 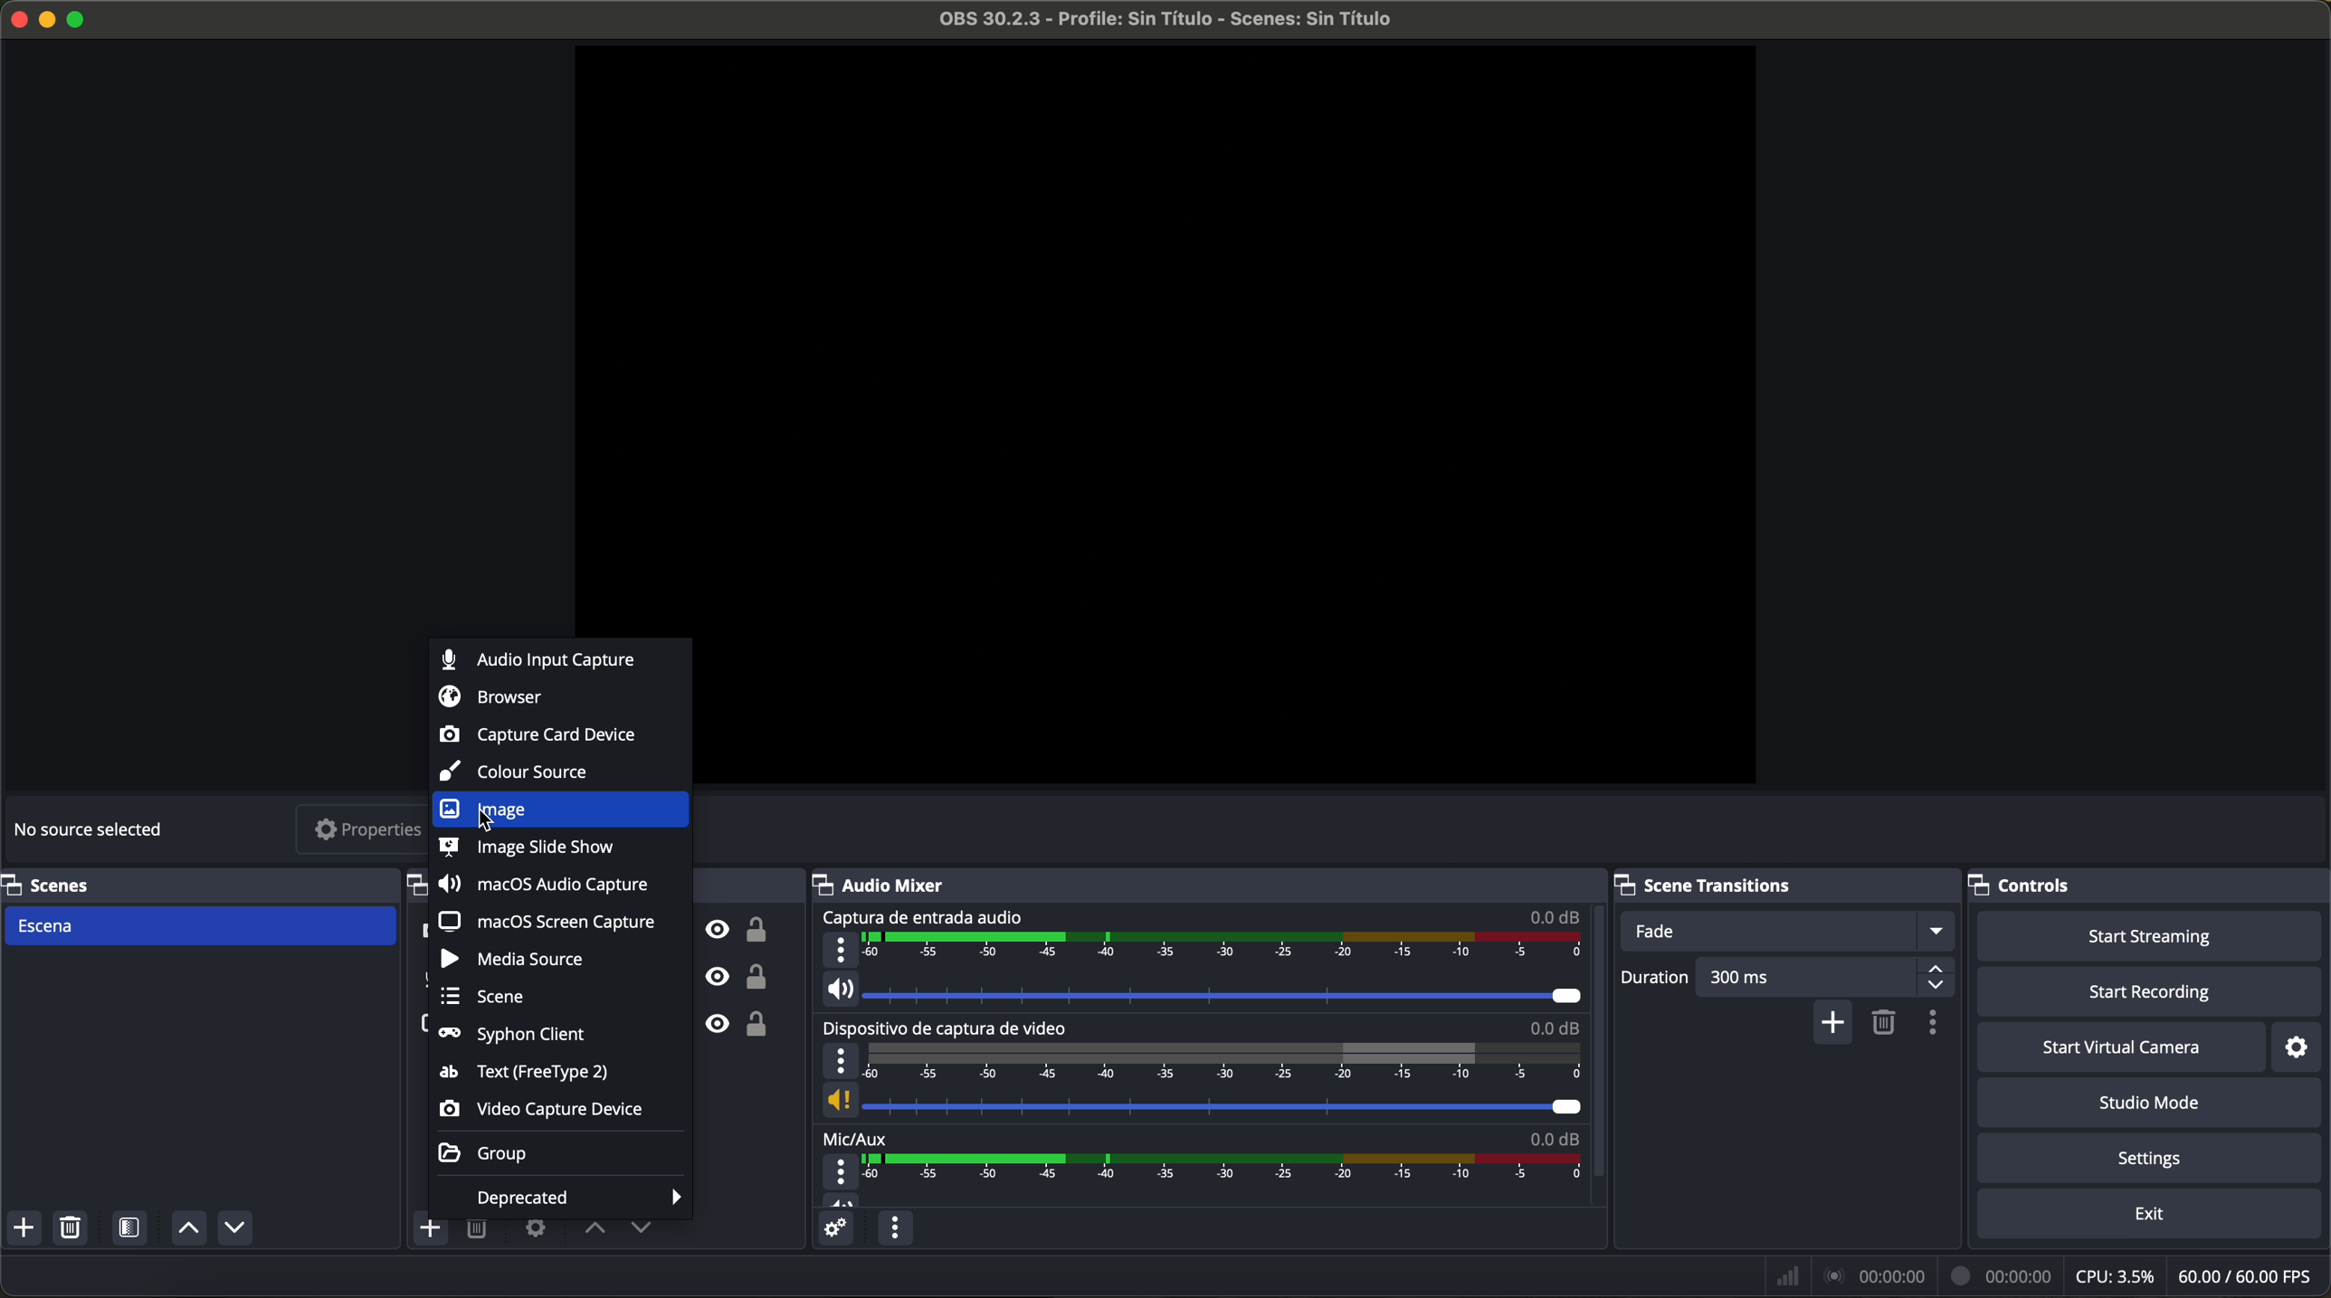 What do you see at coordinates (1725, 883) in the screenshot?
I see `scene transitions` at bounding box center [1725, 883].